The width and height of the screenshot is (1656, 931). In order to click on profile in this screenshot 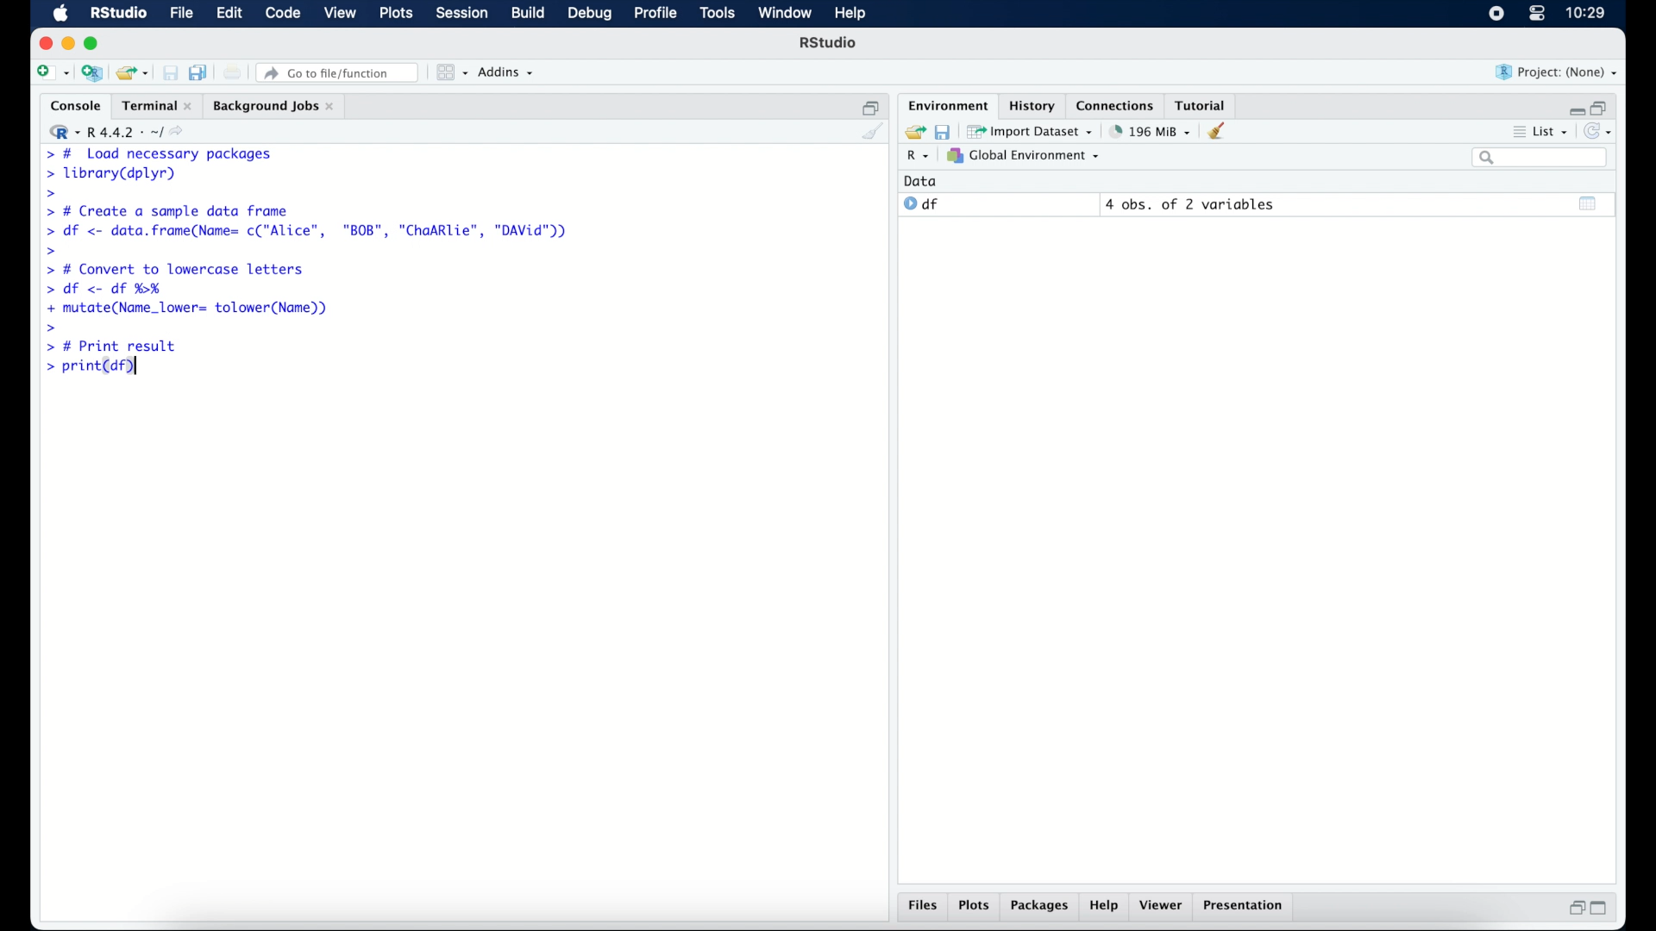, I will do `click(655, 14)`.